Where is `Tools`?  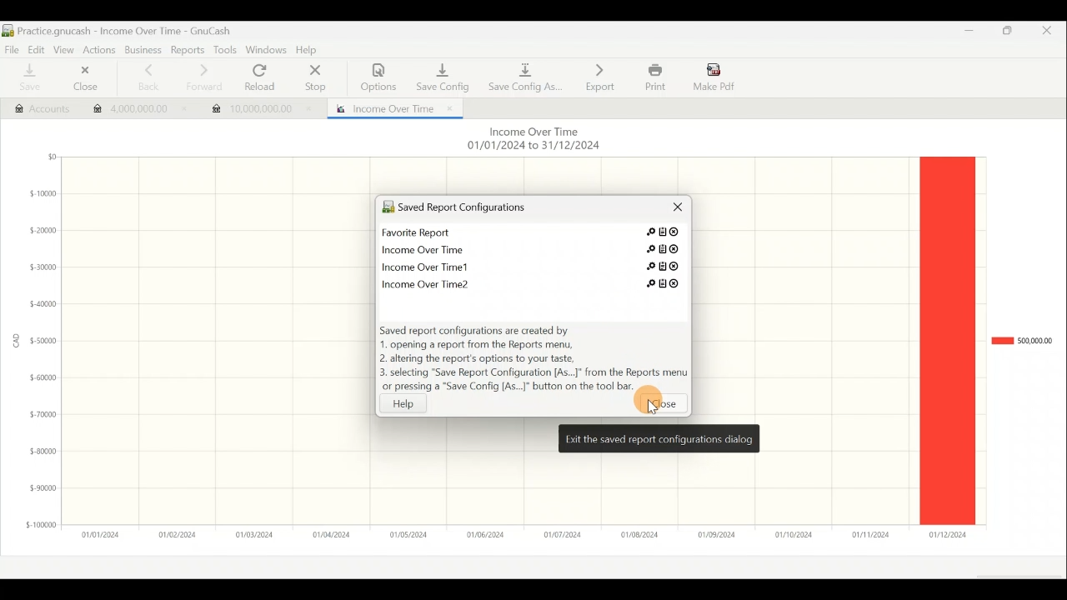 Tools is located at coordinates (224, 50).